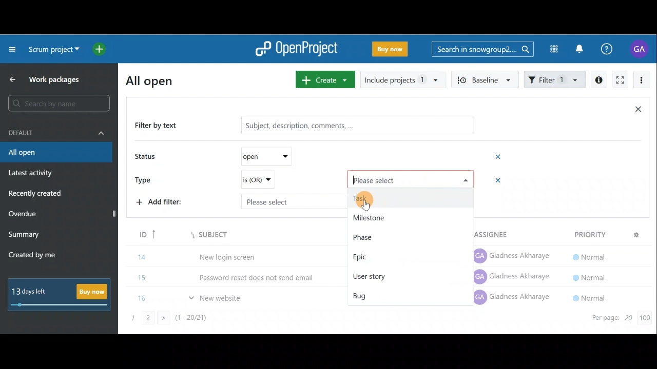 The height and width of the screenshot is (369, 657). I want to click on Latest activity, so click(32, 174).